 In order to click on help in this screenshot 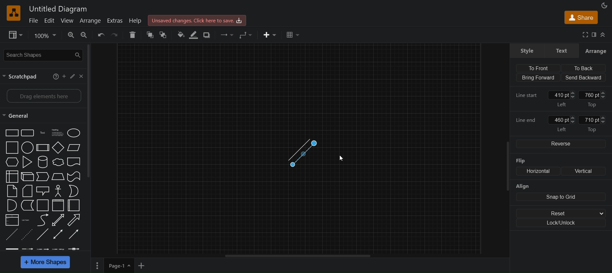, I will do `click(54, 76)`.